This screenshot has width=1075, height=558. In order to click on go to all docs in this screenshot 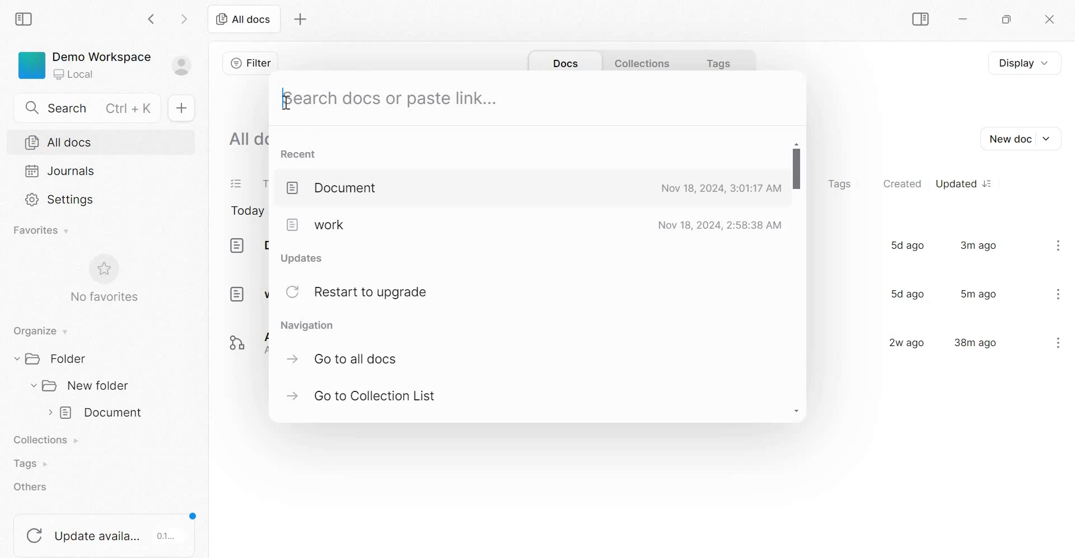, I will do `click(347, 358)`.